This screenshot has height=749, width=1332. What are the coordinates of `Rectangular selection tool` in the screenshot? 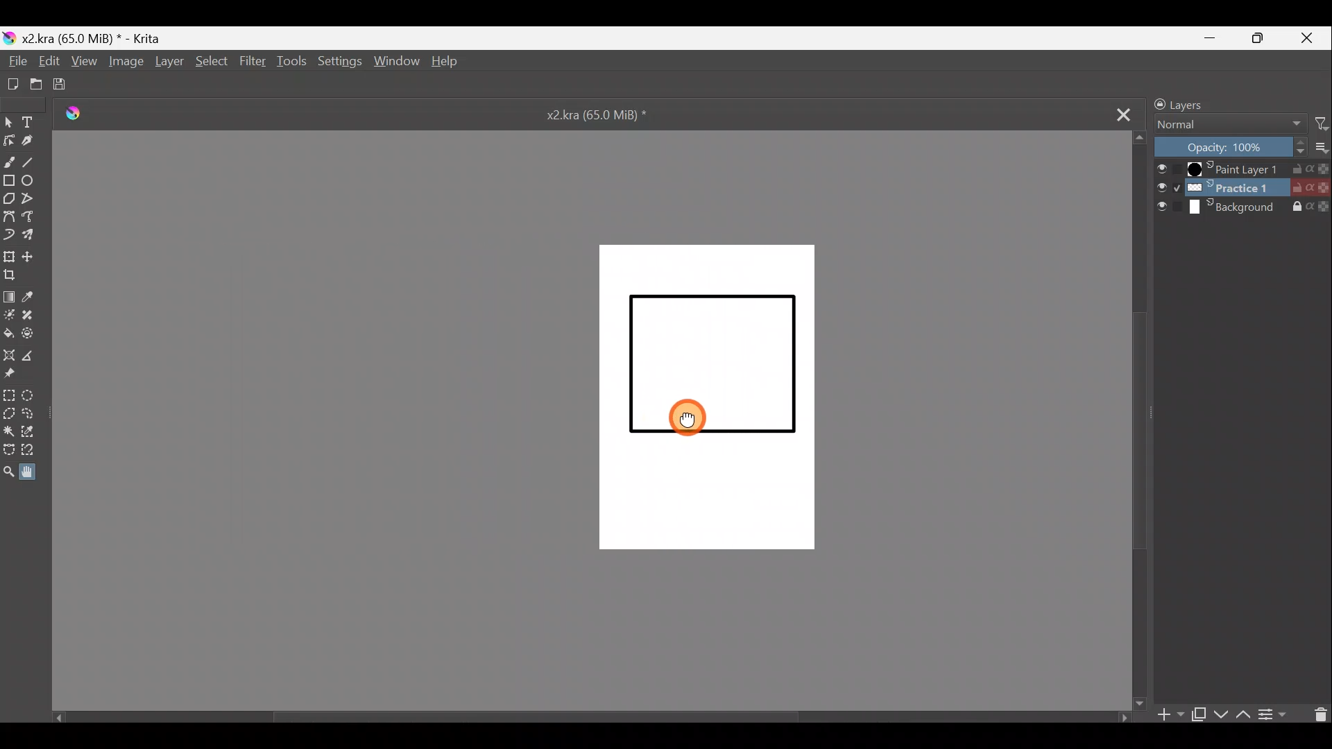 It's located at (10, 396).